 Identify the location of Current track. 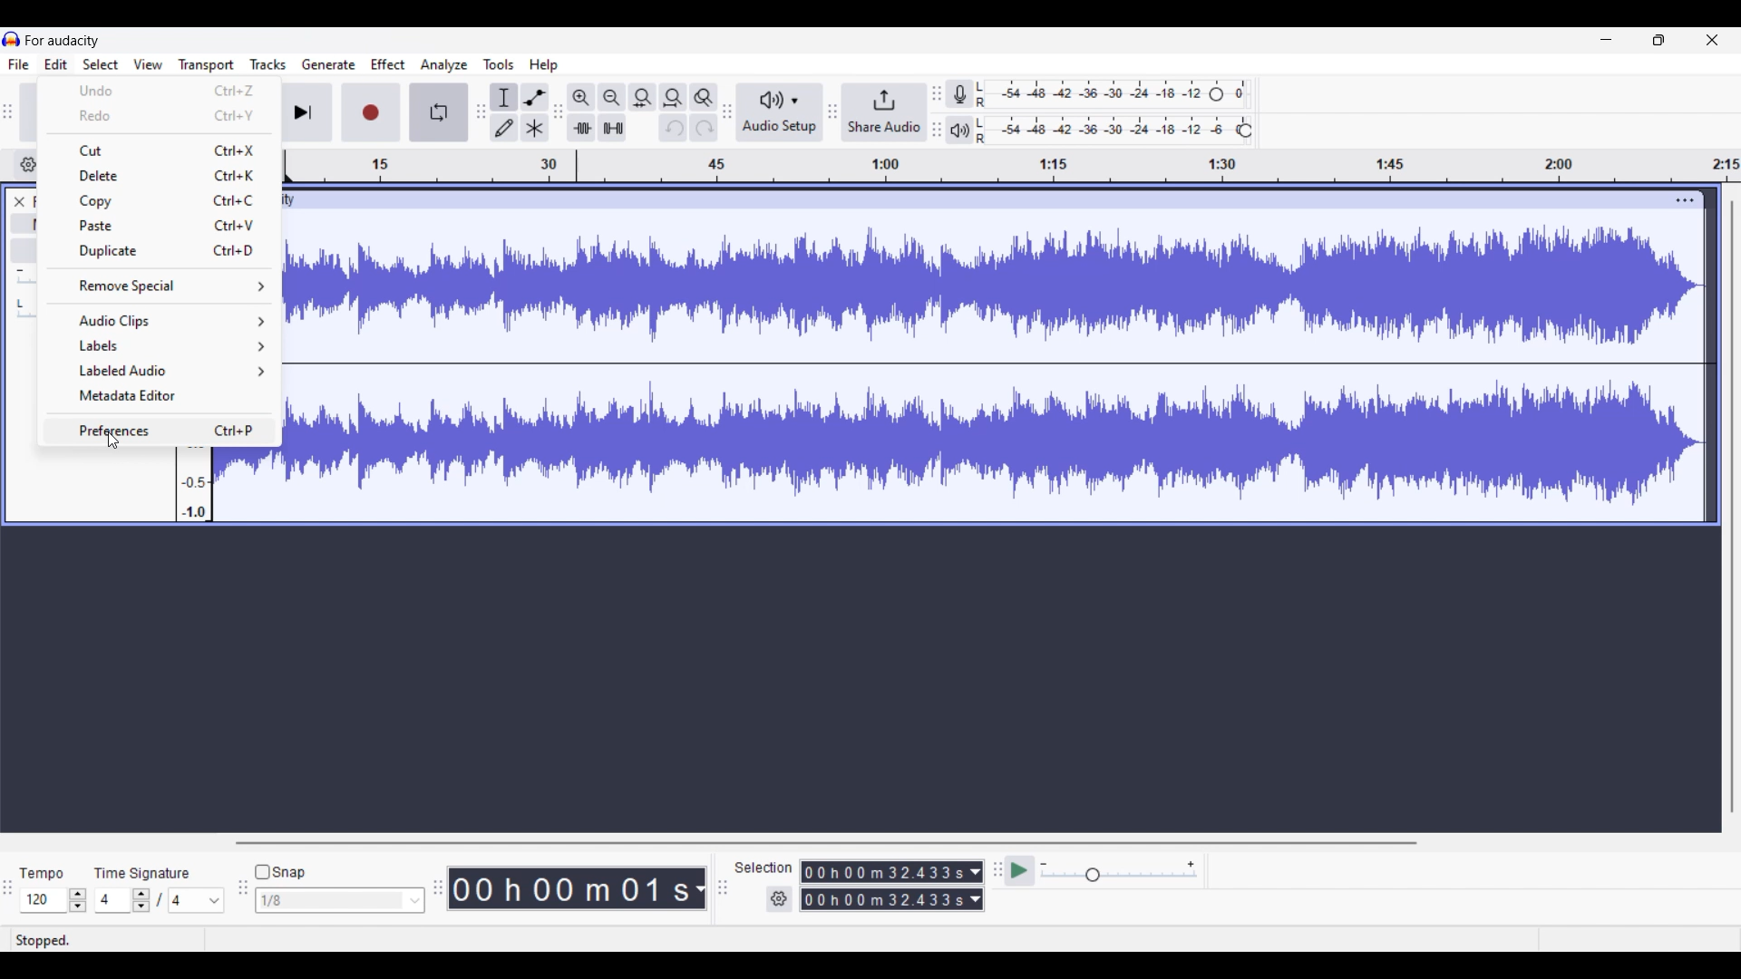
(977, 355).